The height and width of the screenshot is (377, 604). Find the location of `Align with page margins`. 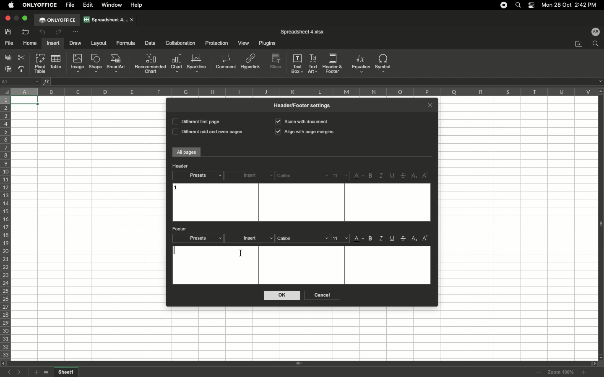

Align with page margins is located at coordinates (305, 132).